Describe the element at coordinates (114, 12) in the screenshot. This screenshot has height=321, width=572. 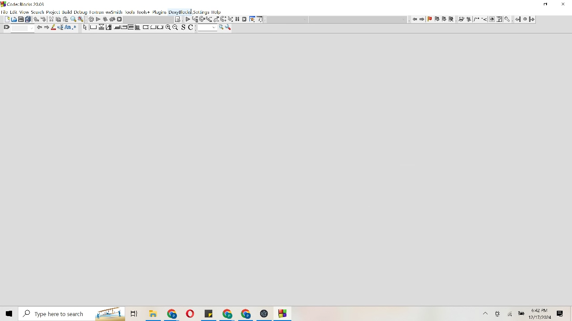
I see `wxsmith` at that location.